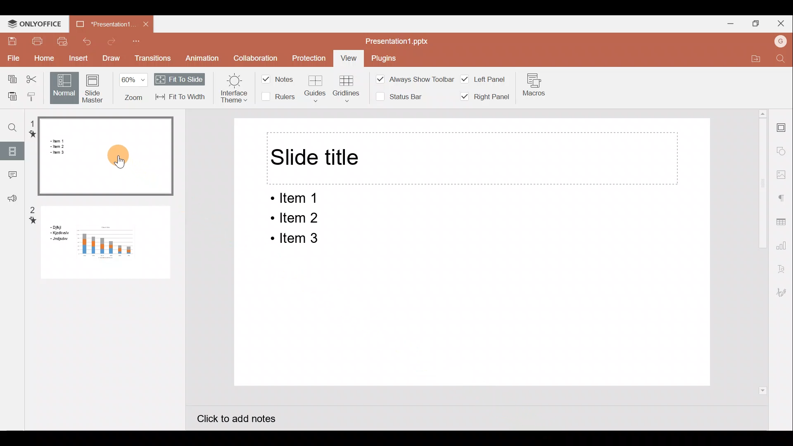  What do you see at coordinates (784, 222) in the screenshot?
I see `Table settings` at bounding box center [784, 222].